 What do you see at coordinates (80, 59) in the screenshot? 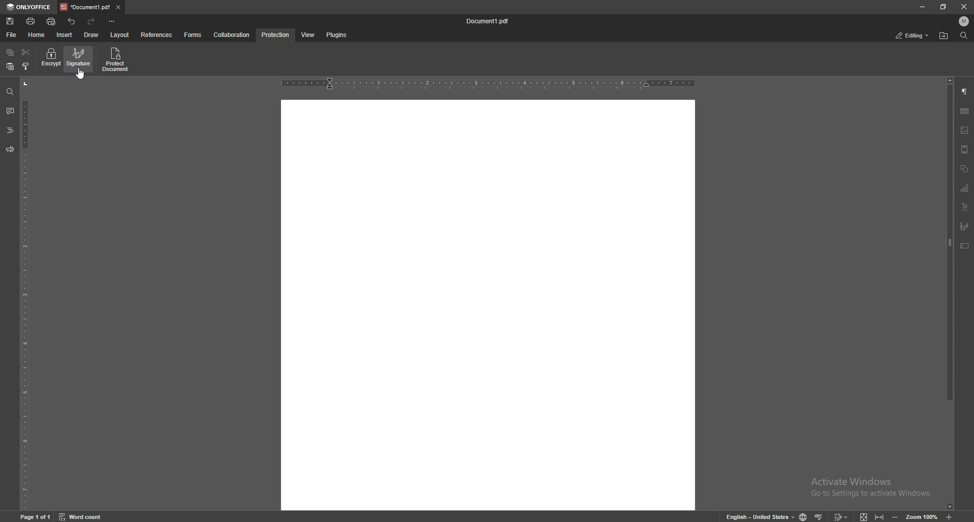
I see `signature` at bounding box center [80, 59].